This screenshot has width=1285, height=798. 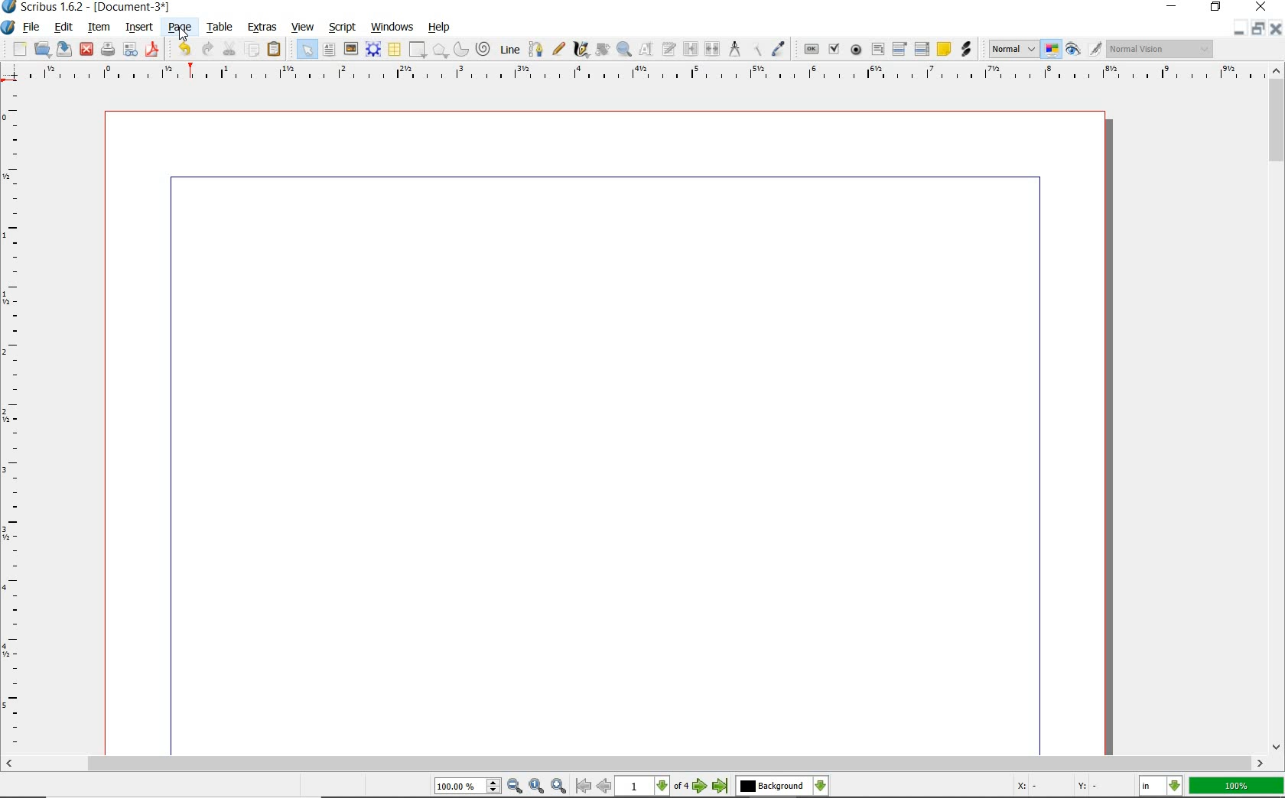 I want to click on toggle color management, so click(x=1051, y=50).